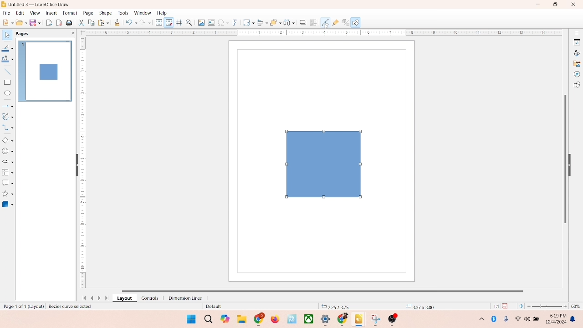 The height and width of the screenshot is (328, 583). Describe the element at coordinates (82, 23) in the screenshot. I see `cut` at that location.